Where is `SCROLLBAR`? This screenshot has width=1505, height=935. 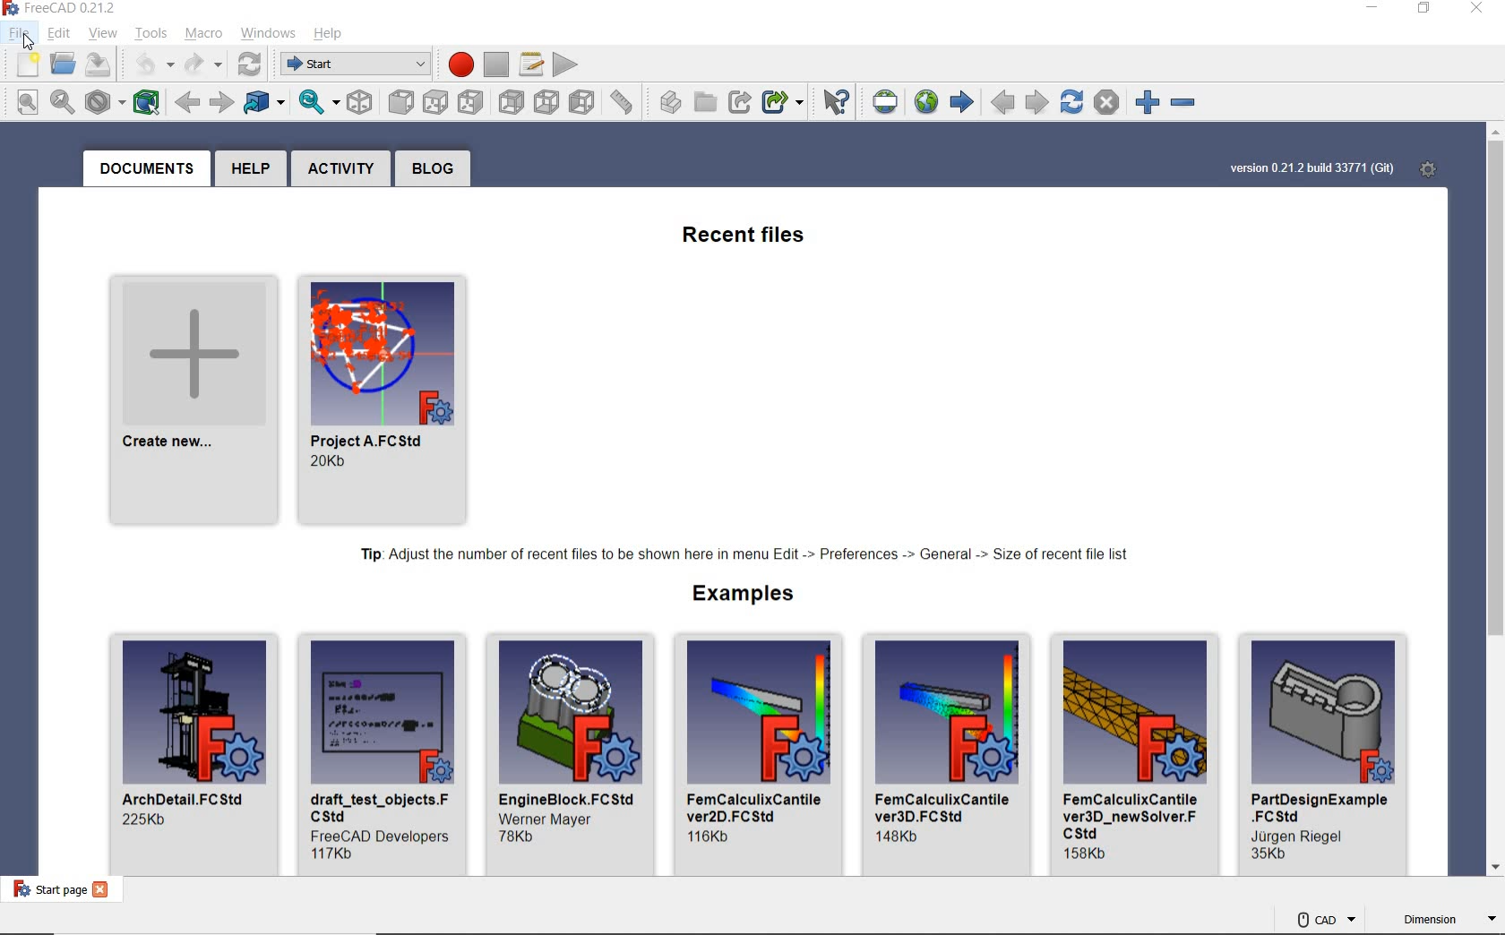
SCROLLBAR is located at coordinates (1496, 502).